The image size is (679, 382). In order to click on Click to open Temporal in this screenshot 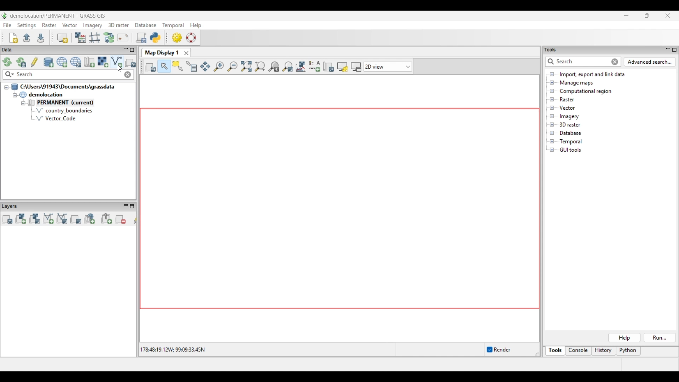, I will do `click(552, 141)`.